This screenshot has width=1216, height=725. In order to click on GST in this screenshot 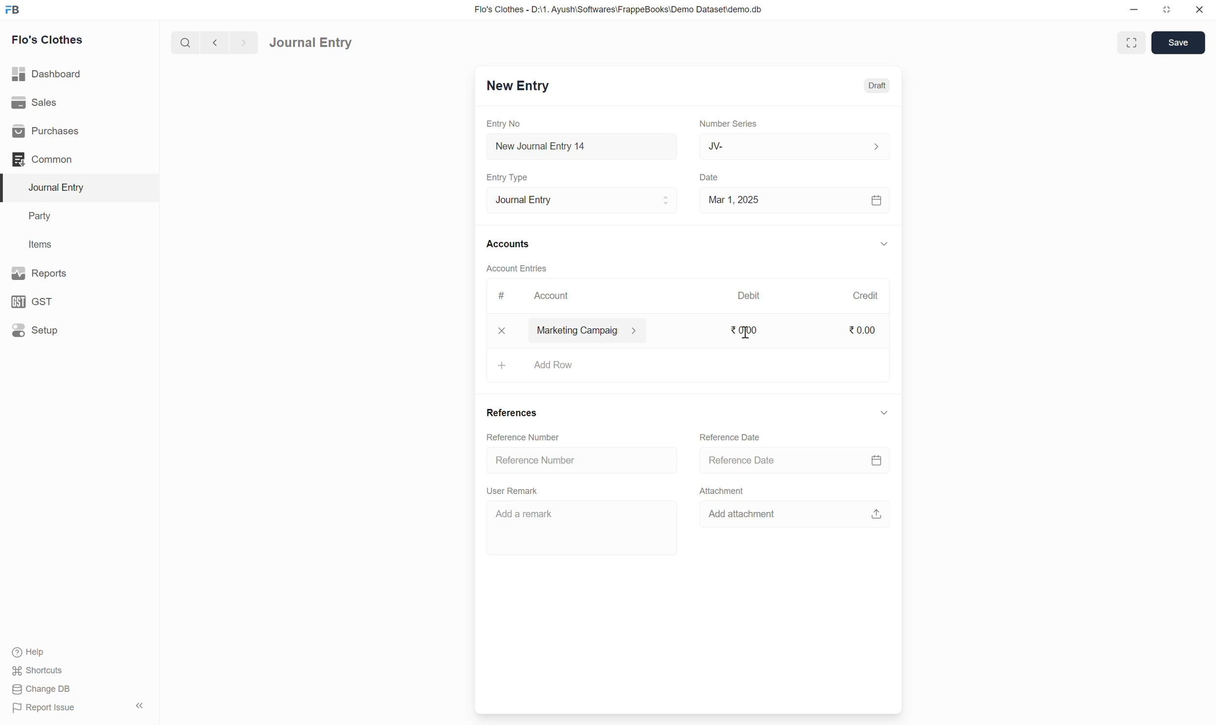, I will do `click(34, 302)`.